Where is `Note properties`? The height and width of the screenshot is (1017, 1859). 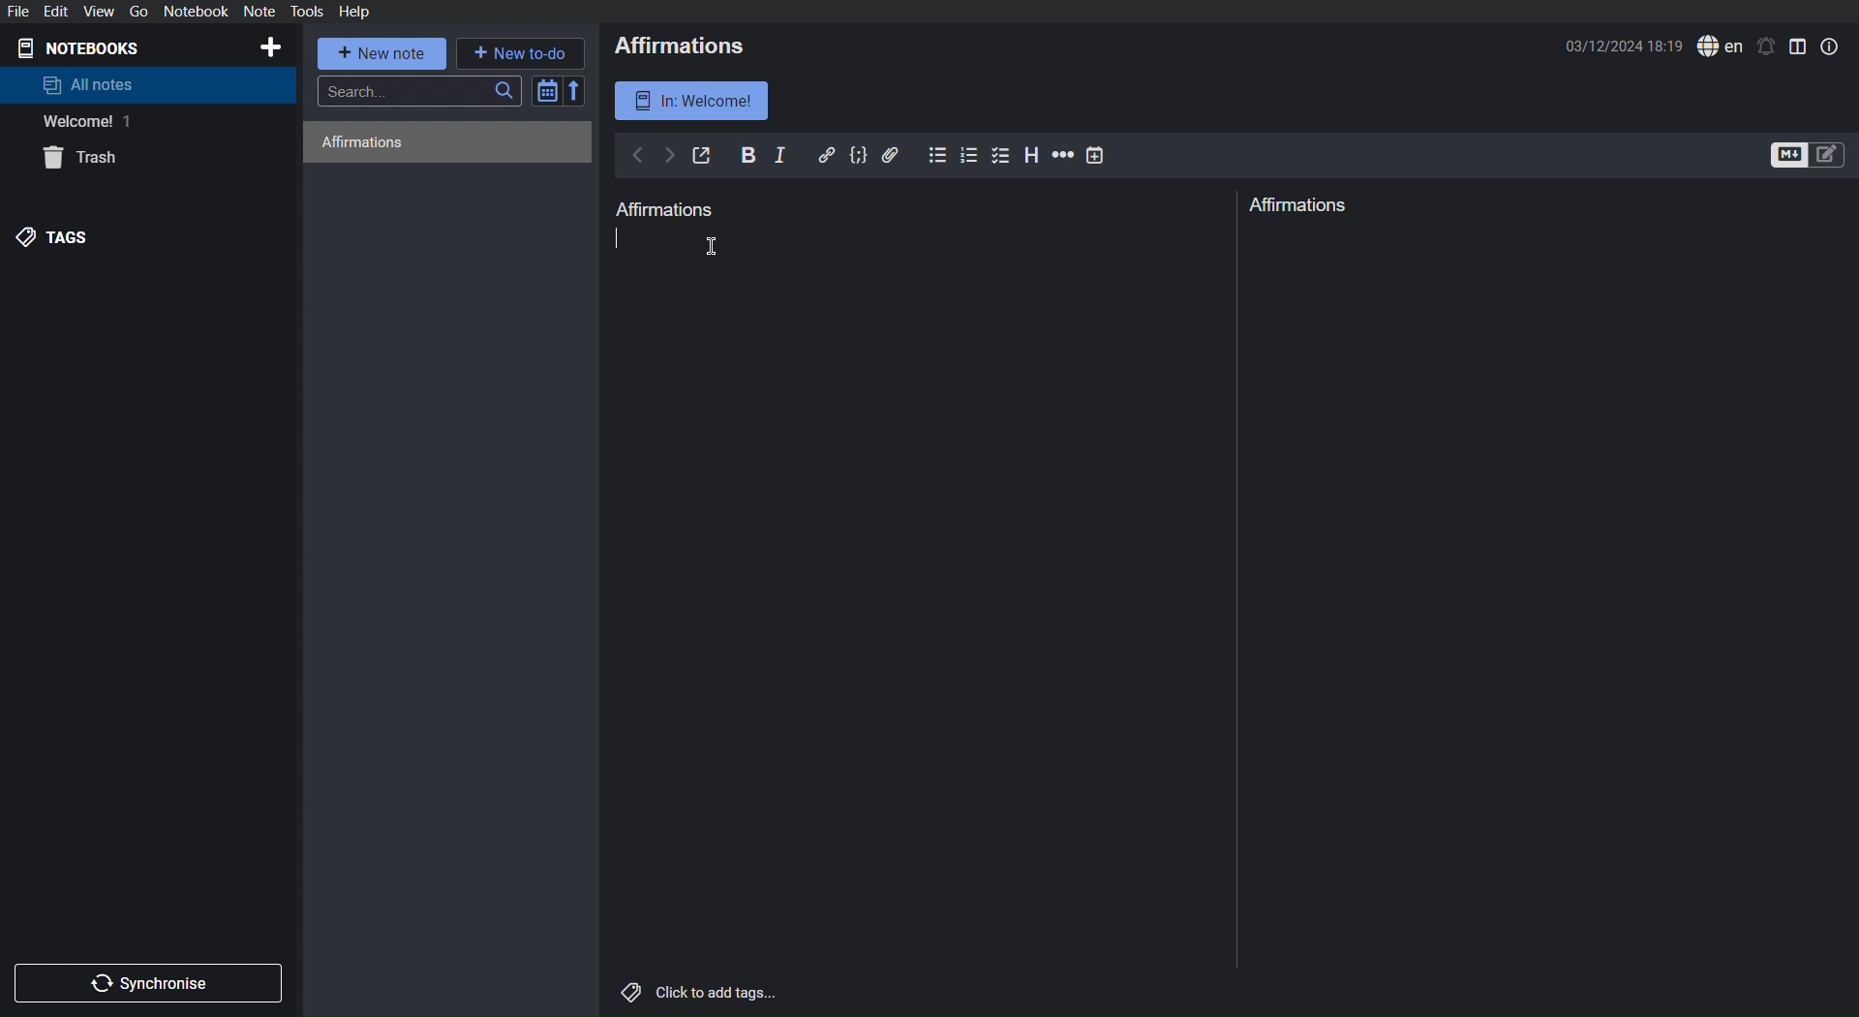 Note properties is located at coordinates (1829, 46).